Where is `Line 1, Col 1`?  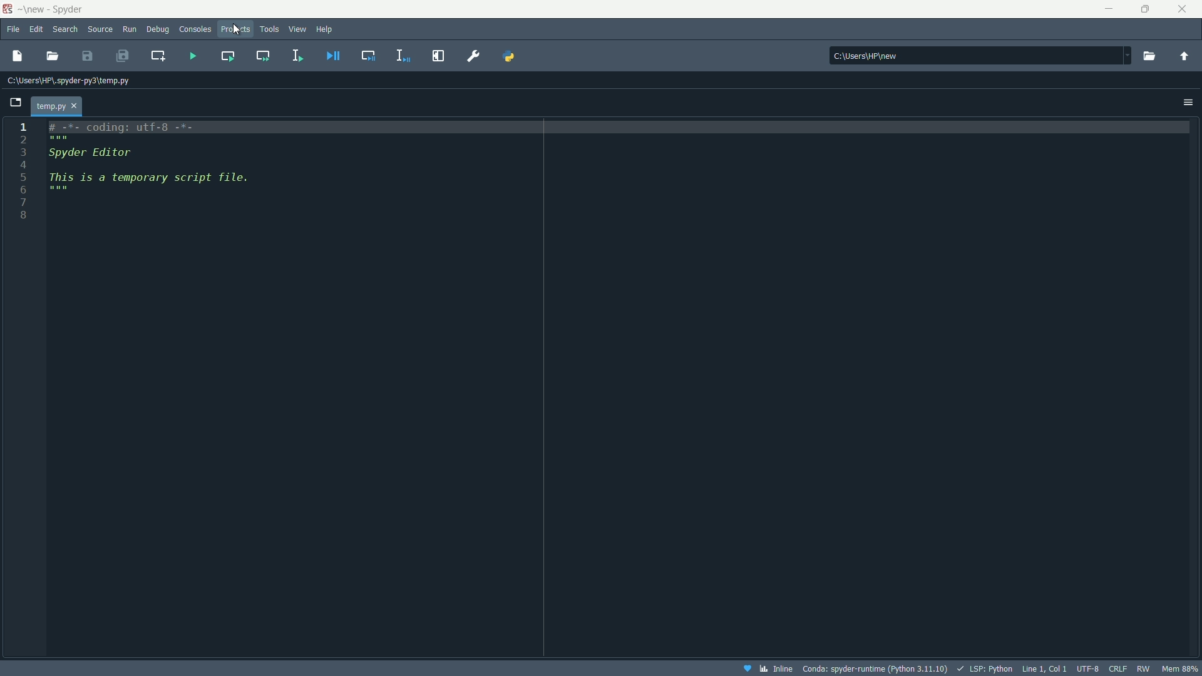
Line 1, Col 1 is located at coordinates (1044, 668).